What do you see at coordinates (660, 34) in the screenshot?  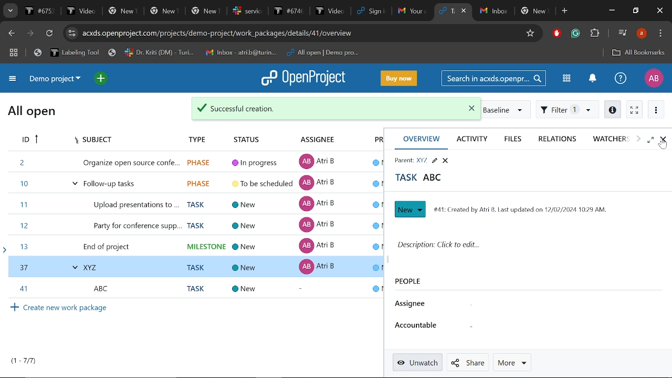 I see `Customize and control chrome` at bounding box center [660, 34].